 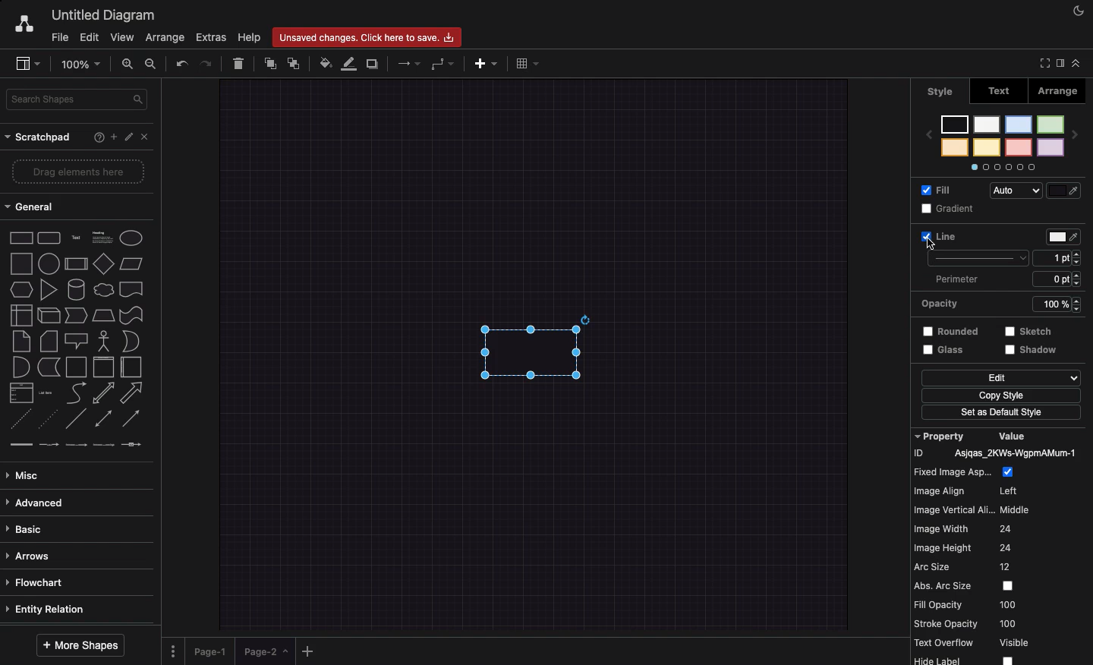 What do you see at coordinates (947, 351) in the screenshot?
I see `Glass` at bounding box center [947, 351].